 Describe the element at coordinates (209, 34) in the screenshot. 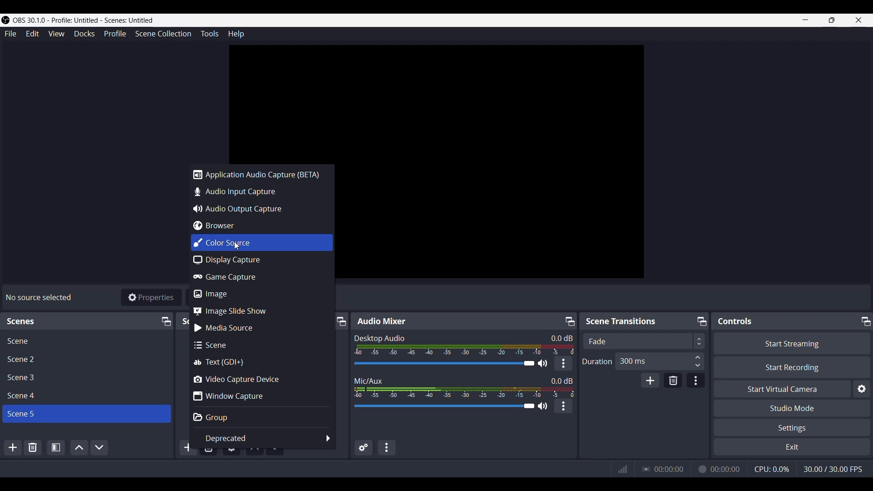

I see `Tools` at that location.